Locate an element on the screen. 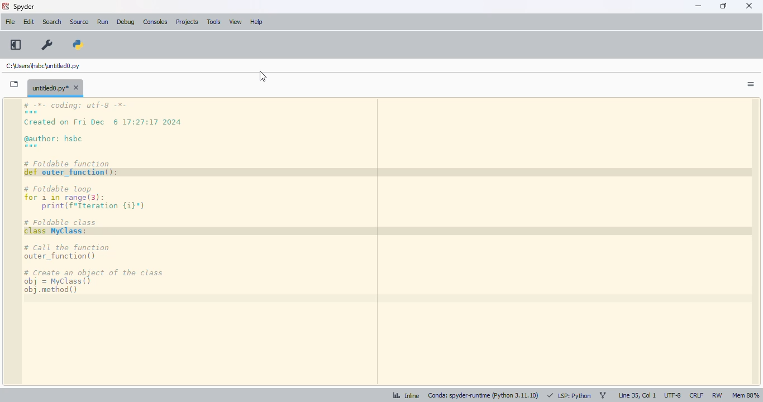 This screenshot has width=763, height=402. mem 88% is located at coordinates (745, 395).